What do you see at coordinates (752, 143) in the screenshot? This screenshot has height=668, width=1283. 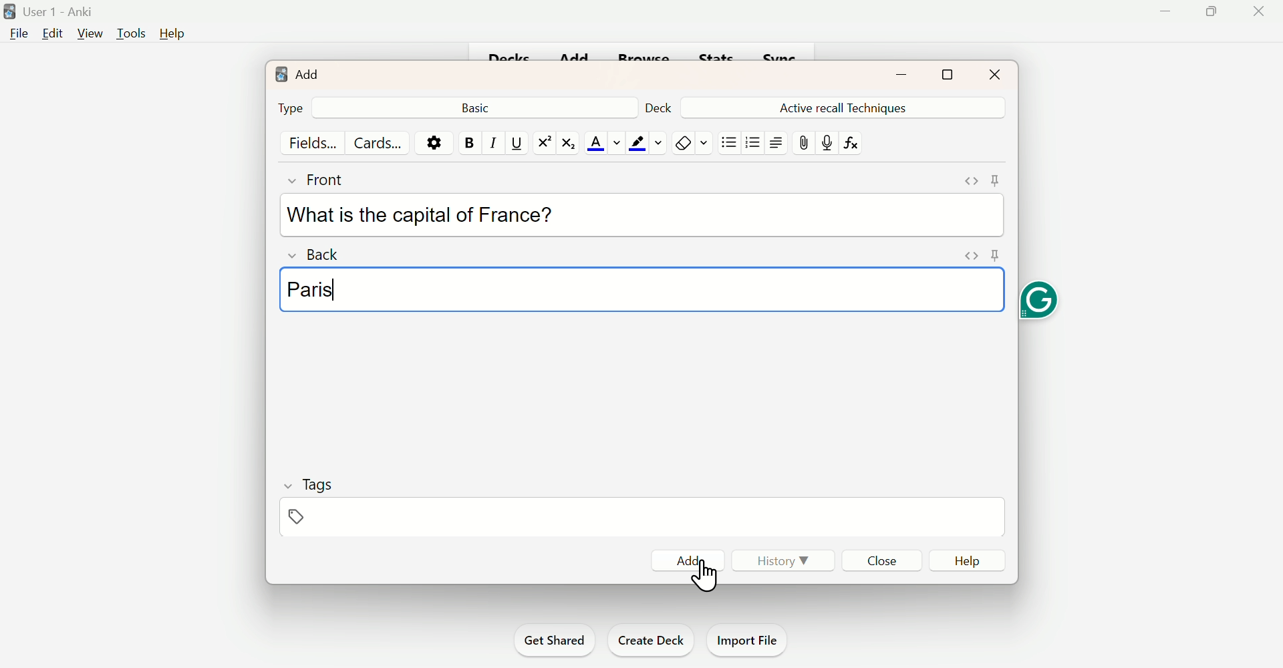 I see `Organised List` at bounding box center [752, 143].